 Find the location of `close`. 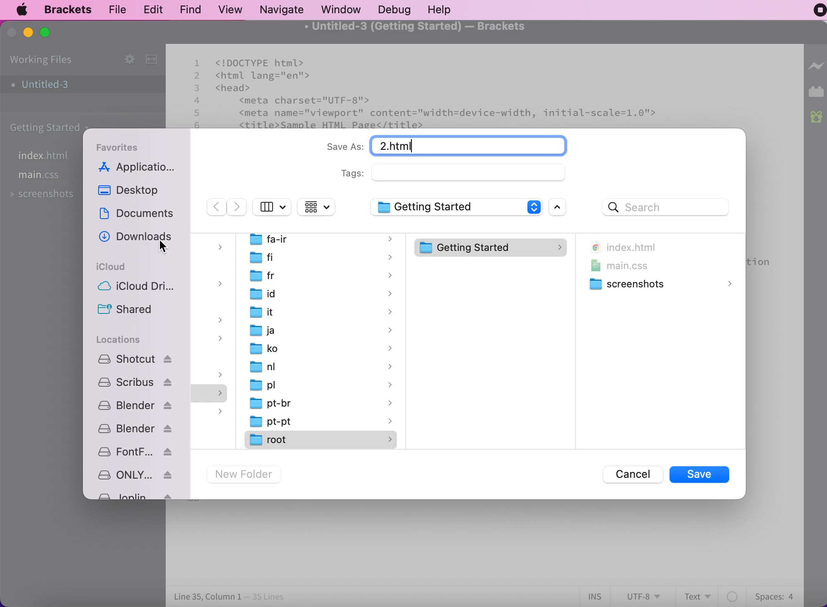

close is located at coordinates (12, 33).